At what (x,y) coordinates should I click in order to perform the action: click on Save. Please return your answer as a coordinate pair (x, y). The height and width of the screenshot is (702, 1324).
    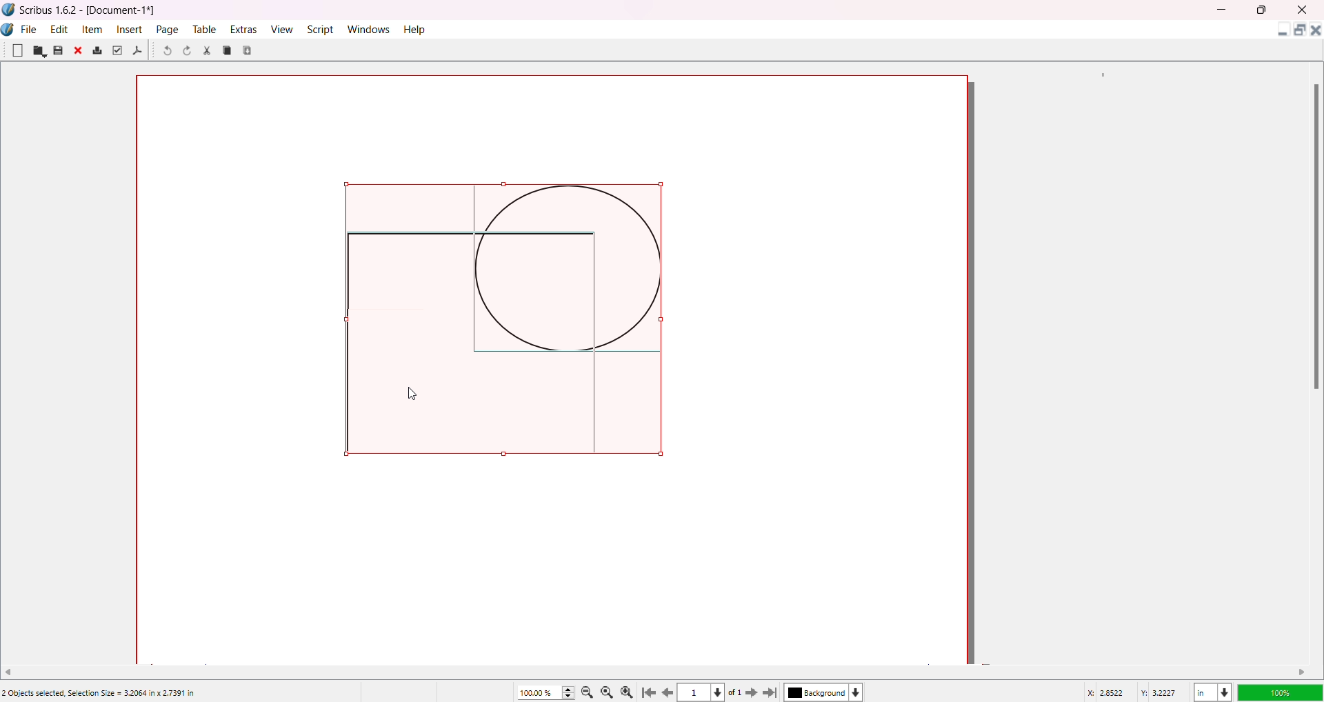
    Looking at the image, I should click on (58, 50).